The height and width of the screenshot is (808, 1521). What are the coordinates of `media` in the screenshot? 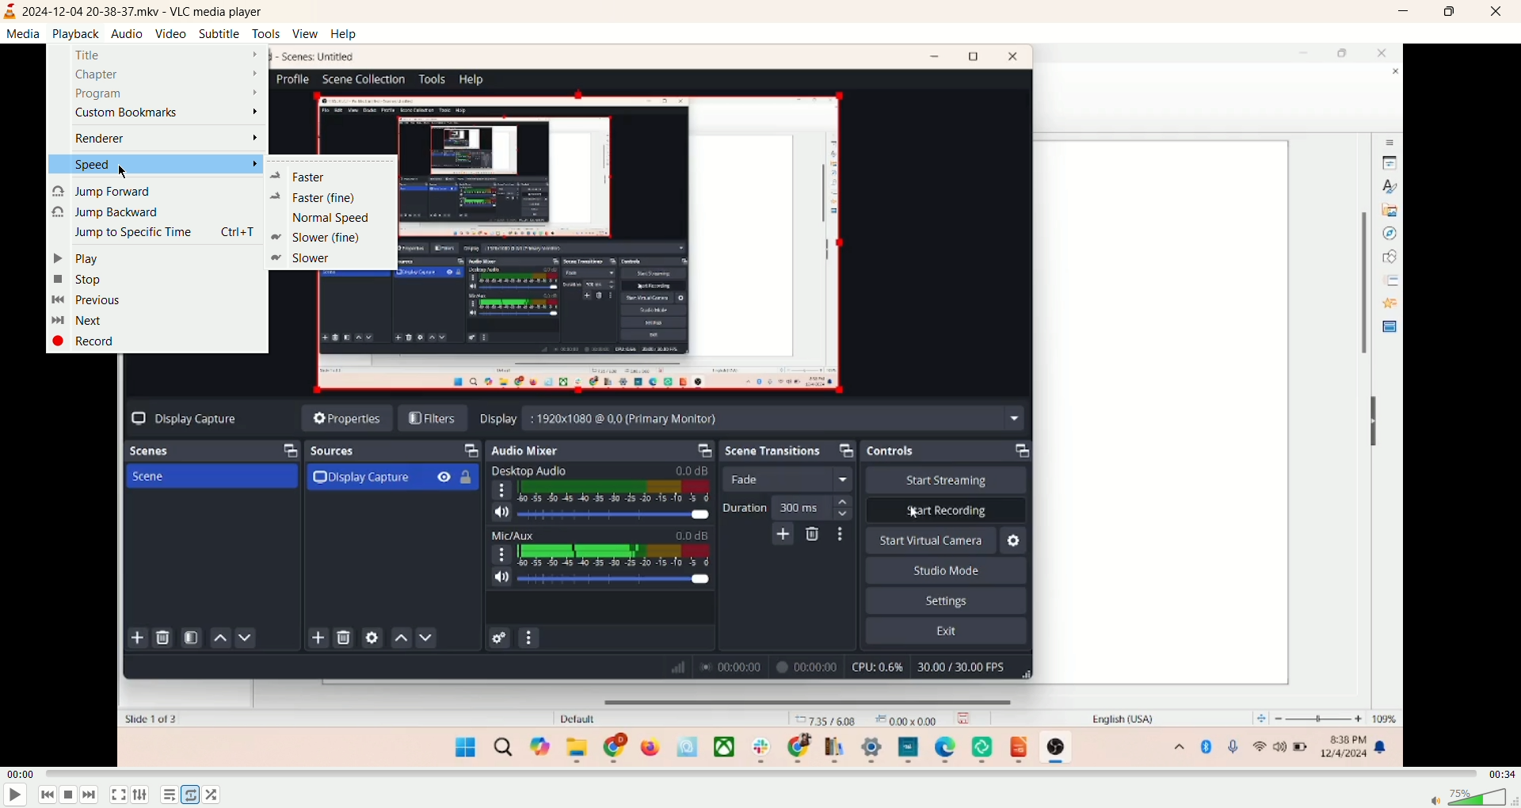 It's located at (23, 35).